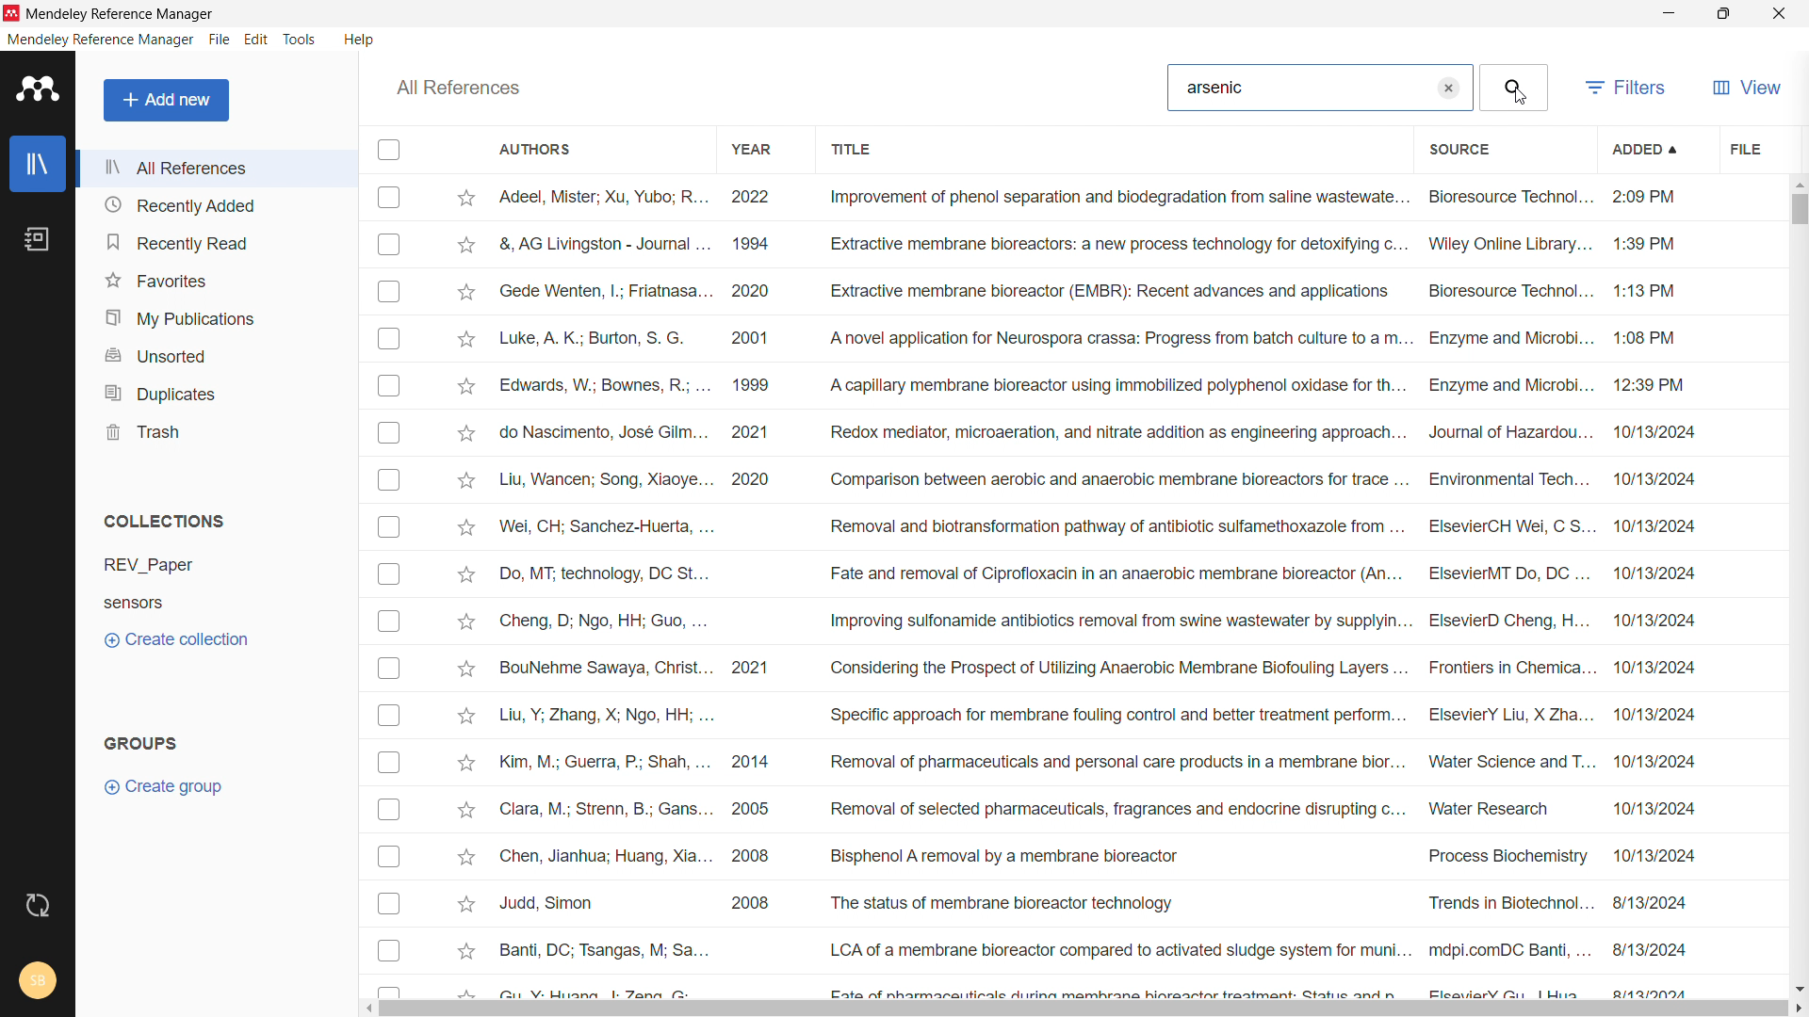  What do you see at coordinates (741, 571) in the screenshot?
I see `Do, MT: technology, DC St... Fate and removal of Ciprofloxacin in an anaerobic membrane bioreactor (An...  ElsevierMT Do, DC... 10/13/2024` at bounding box center [741, 571].